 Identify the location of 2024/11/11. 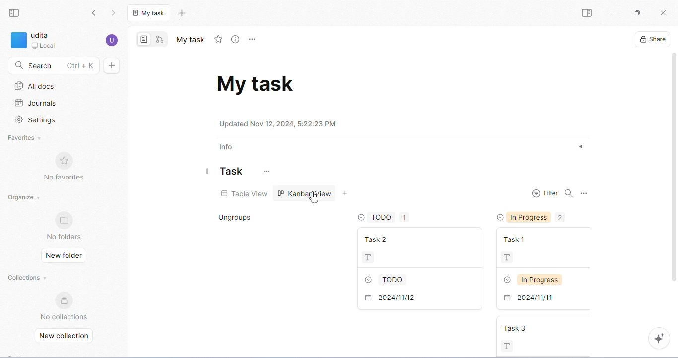
(545, 298).